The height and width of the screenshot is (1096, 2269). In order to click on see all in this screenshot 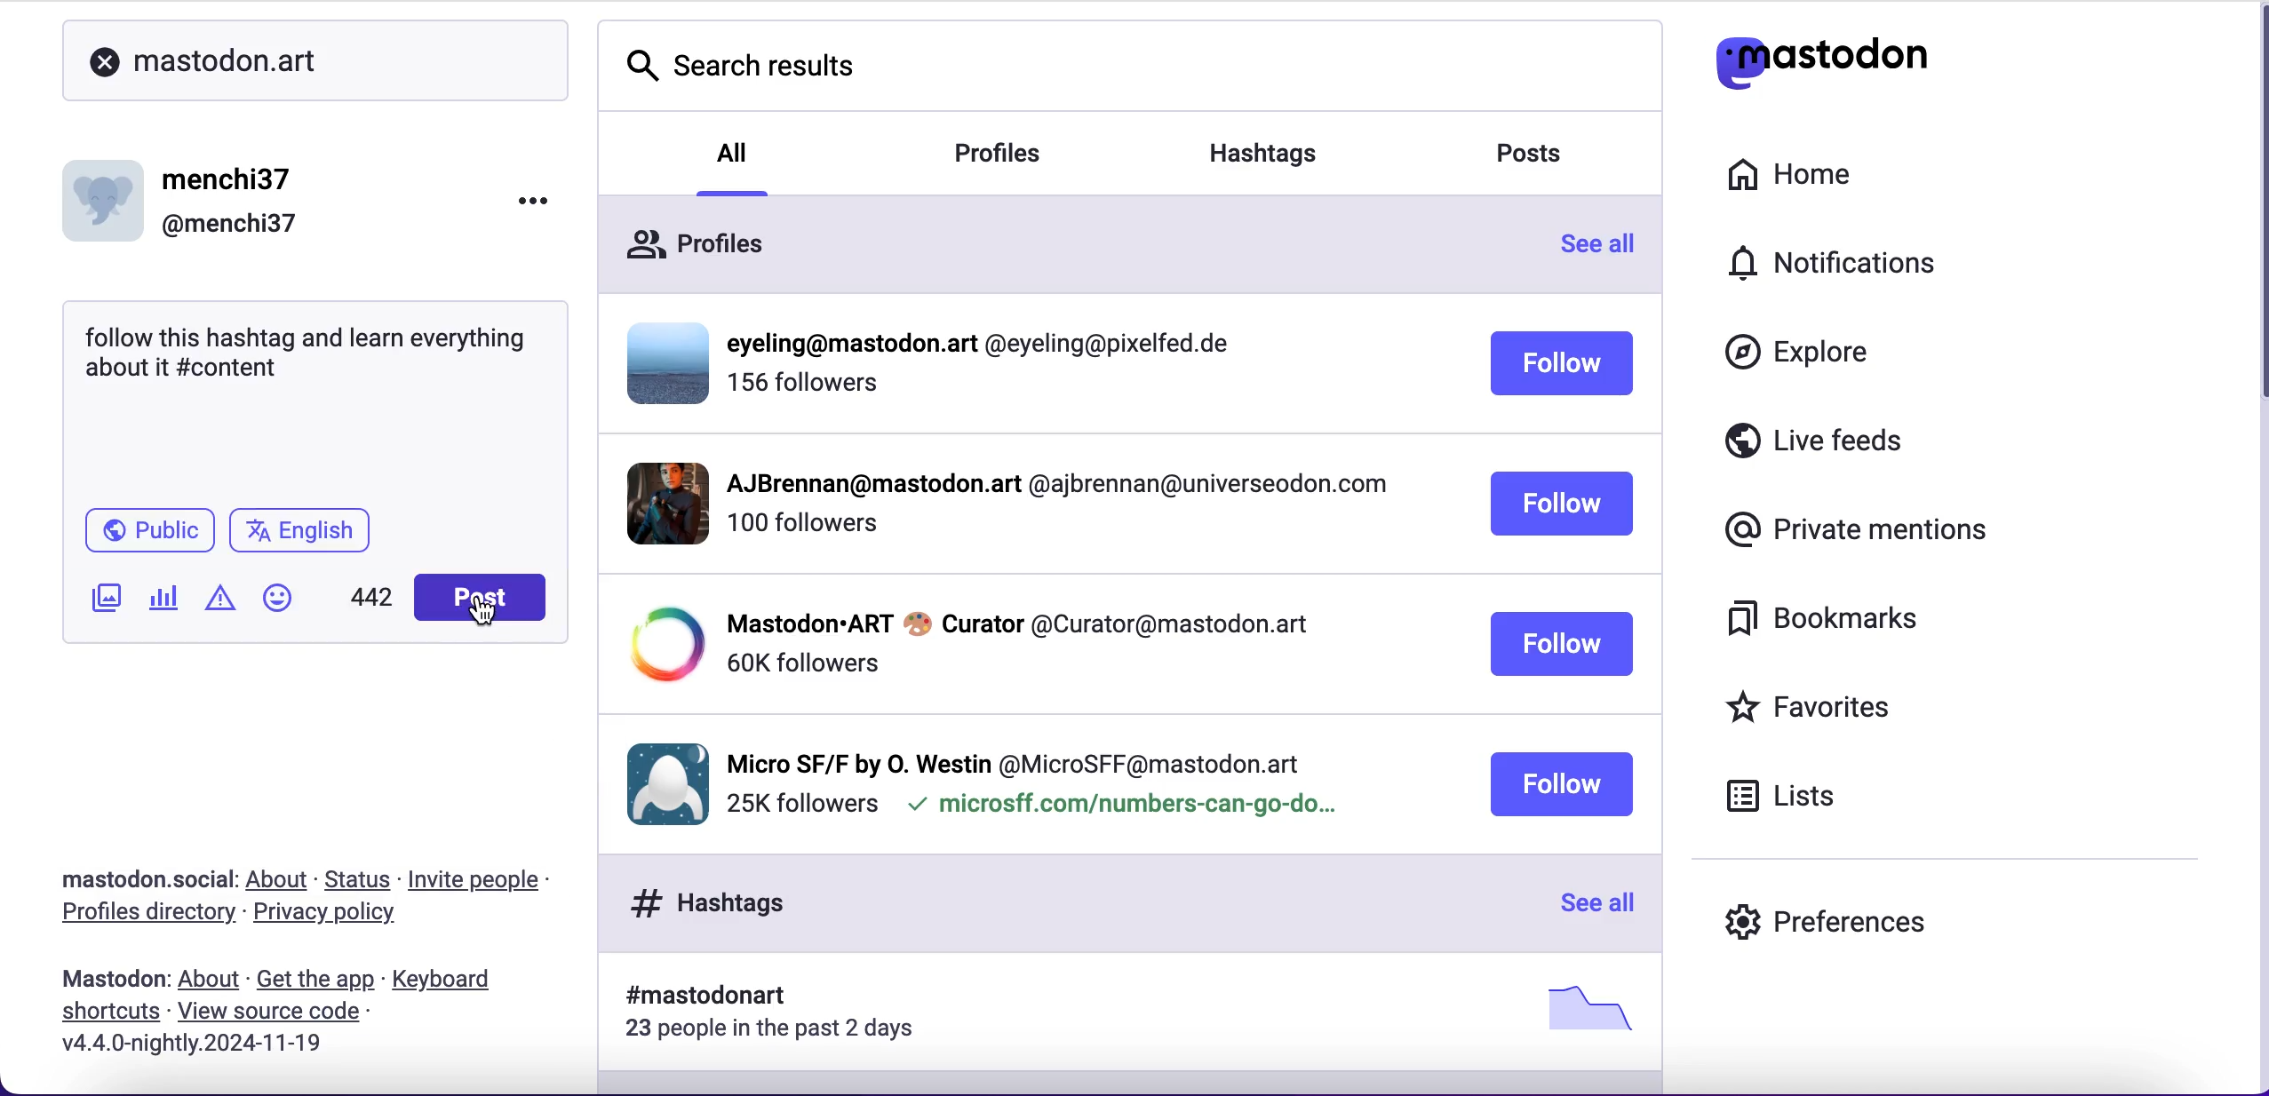, I will do `click(1608, 250)`.